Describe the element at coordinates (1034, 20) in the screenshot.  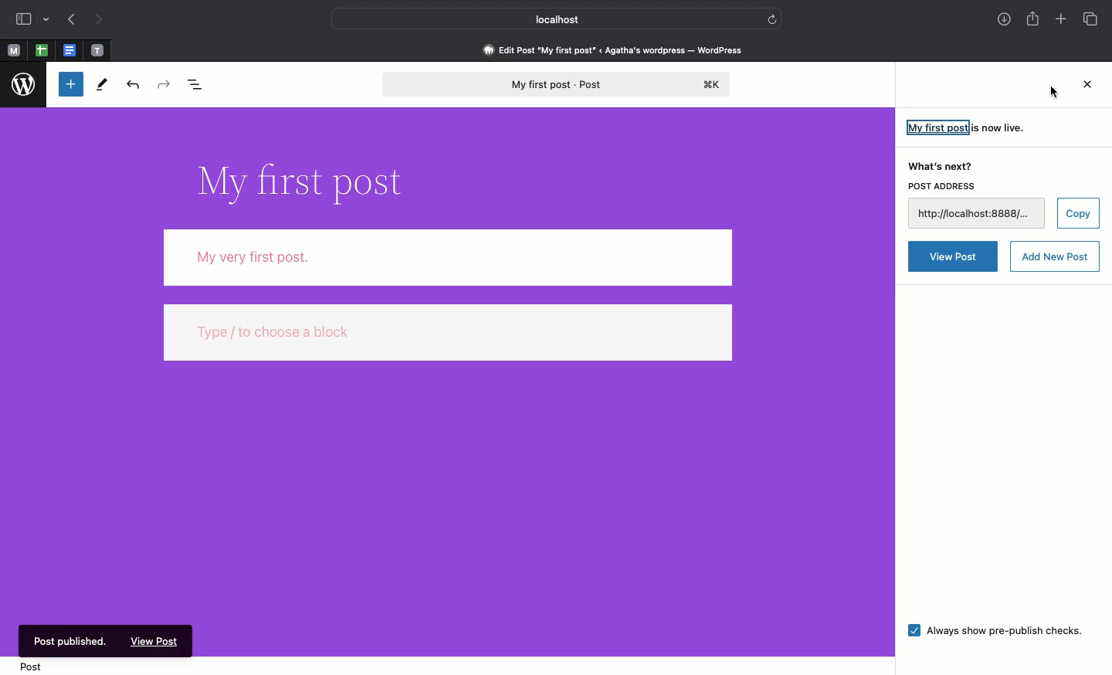
I see `Share` at that location.